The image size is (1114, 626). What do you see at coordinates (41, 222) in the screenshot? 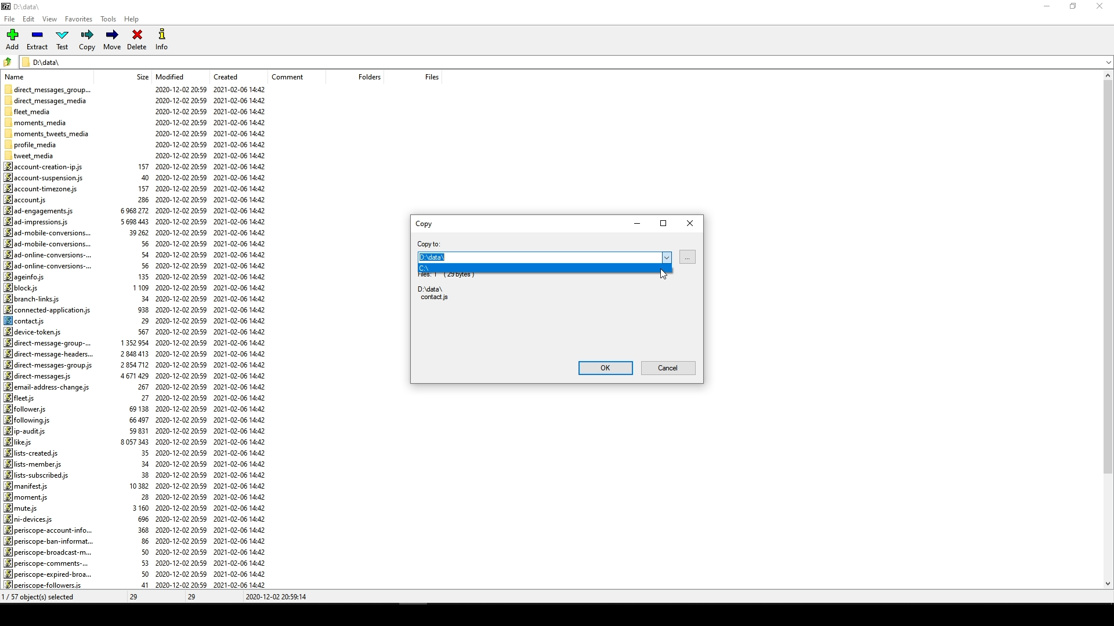
I see `ad-impressions.js` at bounding box center [41, 222].